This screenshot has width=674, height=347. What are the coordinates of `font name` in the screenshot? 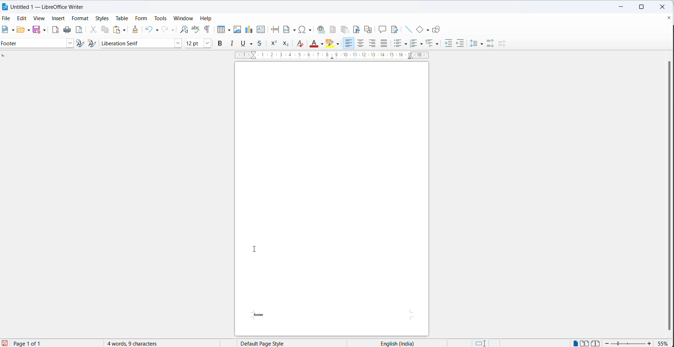 It's located at (137, 43).